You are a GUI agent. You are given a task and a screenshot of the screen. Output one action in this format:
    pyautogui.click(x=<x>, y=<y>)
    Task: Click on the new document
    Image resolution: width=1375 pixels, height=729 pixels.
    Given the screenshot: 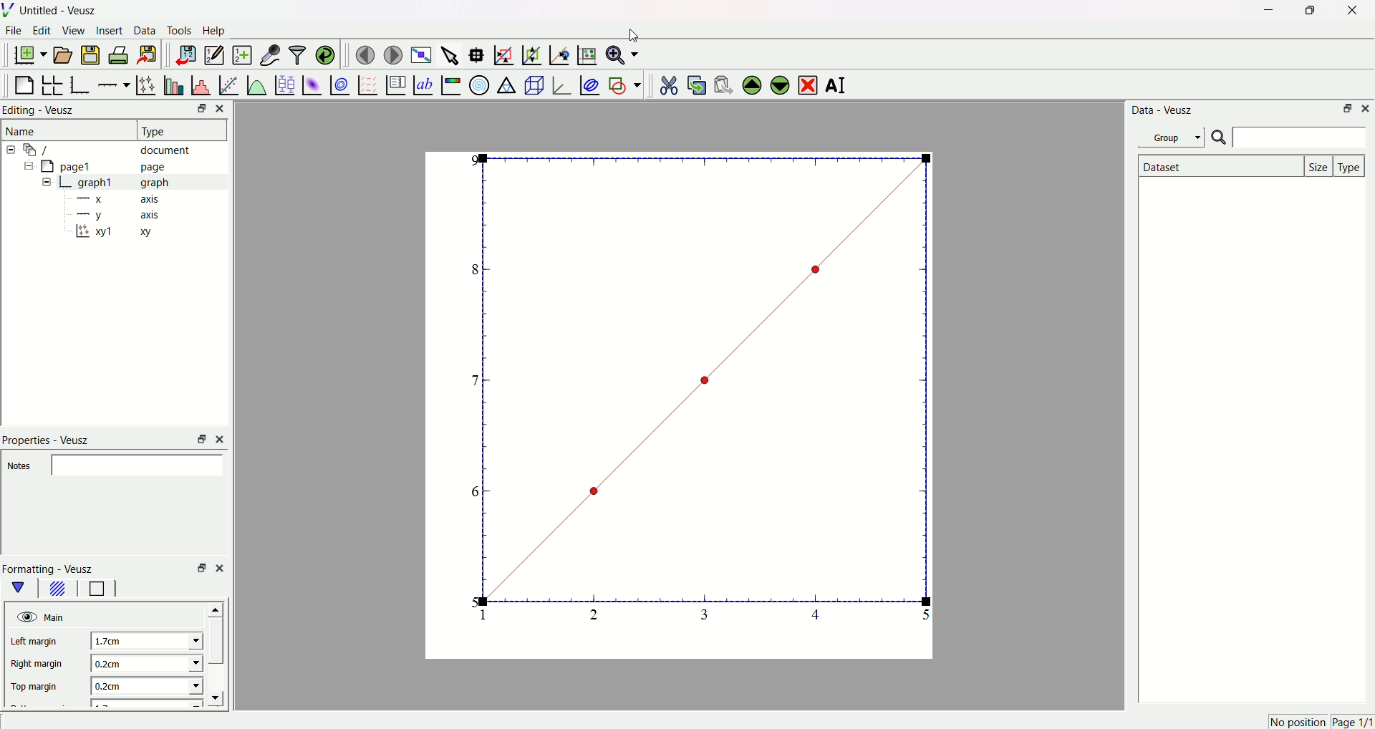 What is the action you would take?
    pyautogui.click(x=32, y=56)
    